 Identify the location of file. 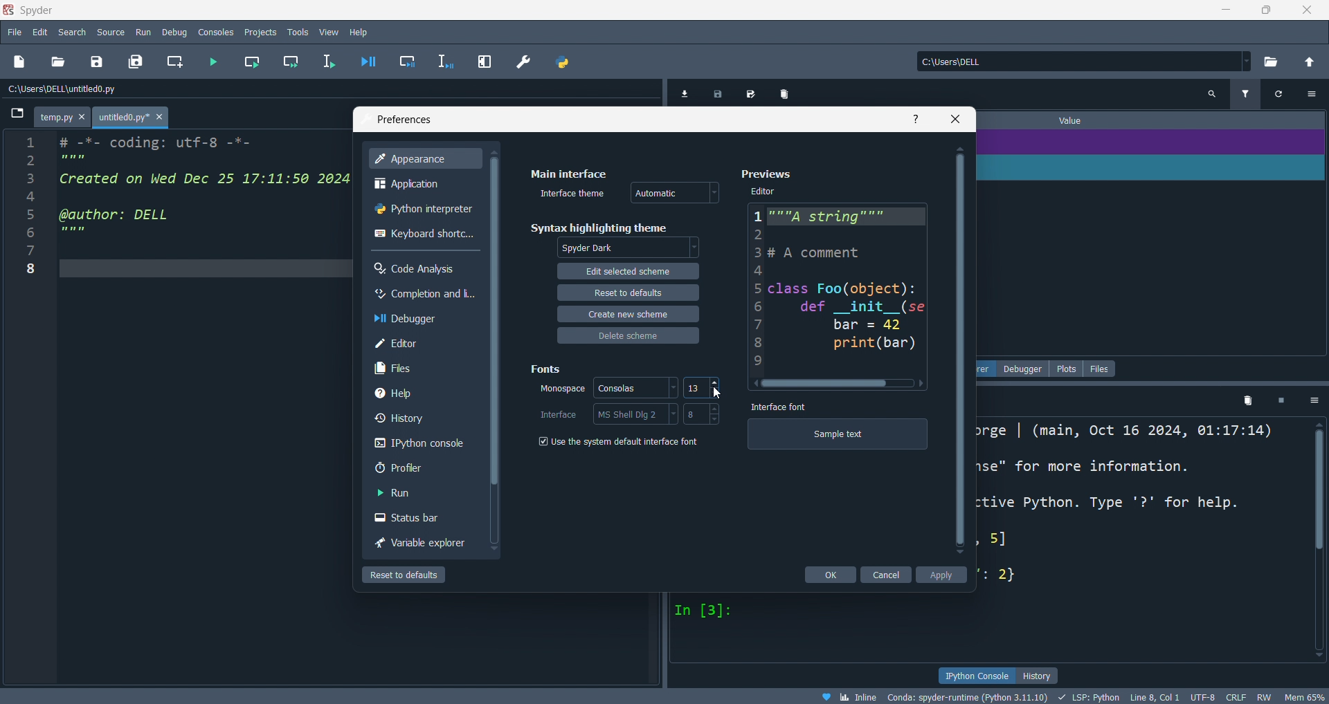
(15, 32).